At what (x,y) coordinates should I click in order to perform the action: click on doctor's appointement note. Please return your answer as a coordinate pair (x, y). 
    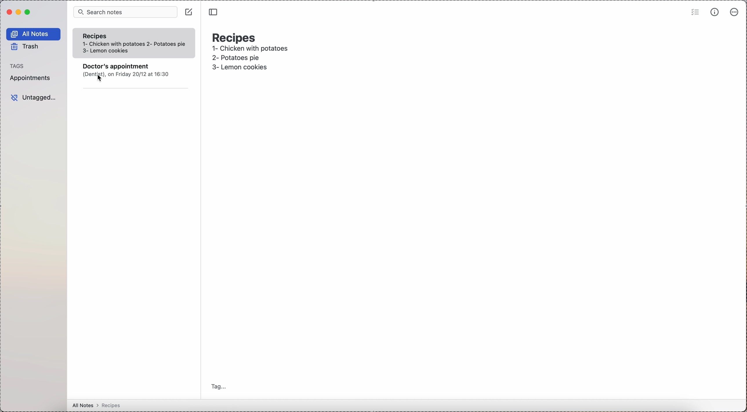
    Looking at the image, I should click on (118, 65).